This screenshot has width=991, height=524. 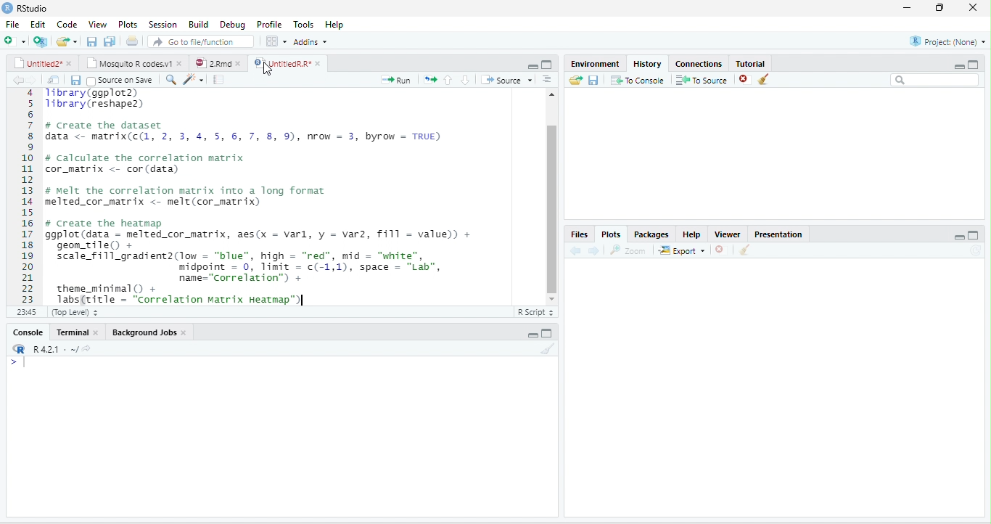 What do you see at coordinates (630, 250) in the screenshot?
I see `zoom` at bounding box center [630, 250].